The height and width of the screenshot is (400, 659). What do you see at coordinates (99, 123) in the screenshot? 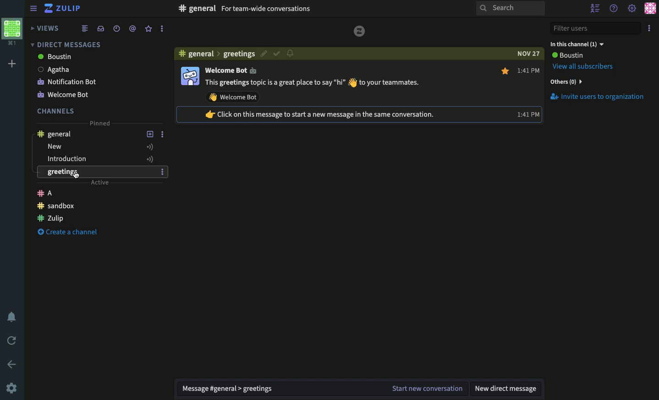
I see `Pinned` at bounding box center [99, 123].